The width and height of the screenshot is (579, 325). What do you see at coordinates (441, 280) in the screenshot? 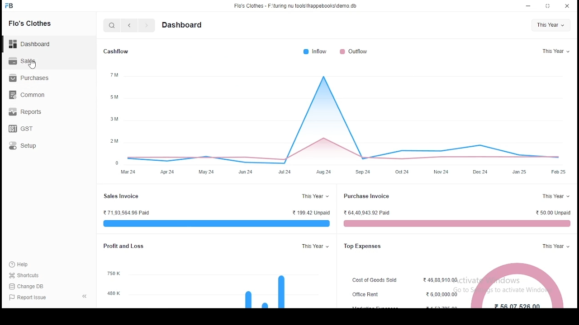
I see `46,88,910.00` at bounding box center [441, 280].